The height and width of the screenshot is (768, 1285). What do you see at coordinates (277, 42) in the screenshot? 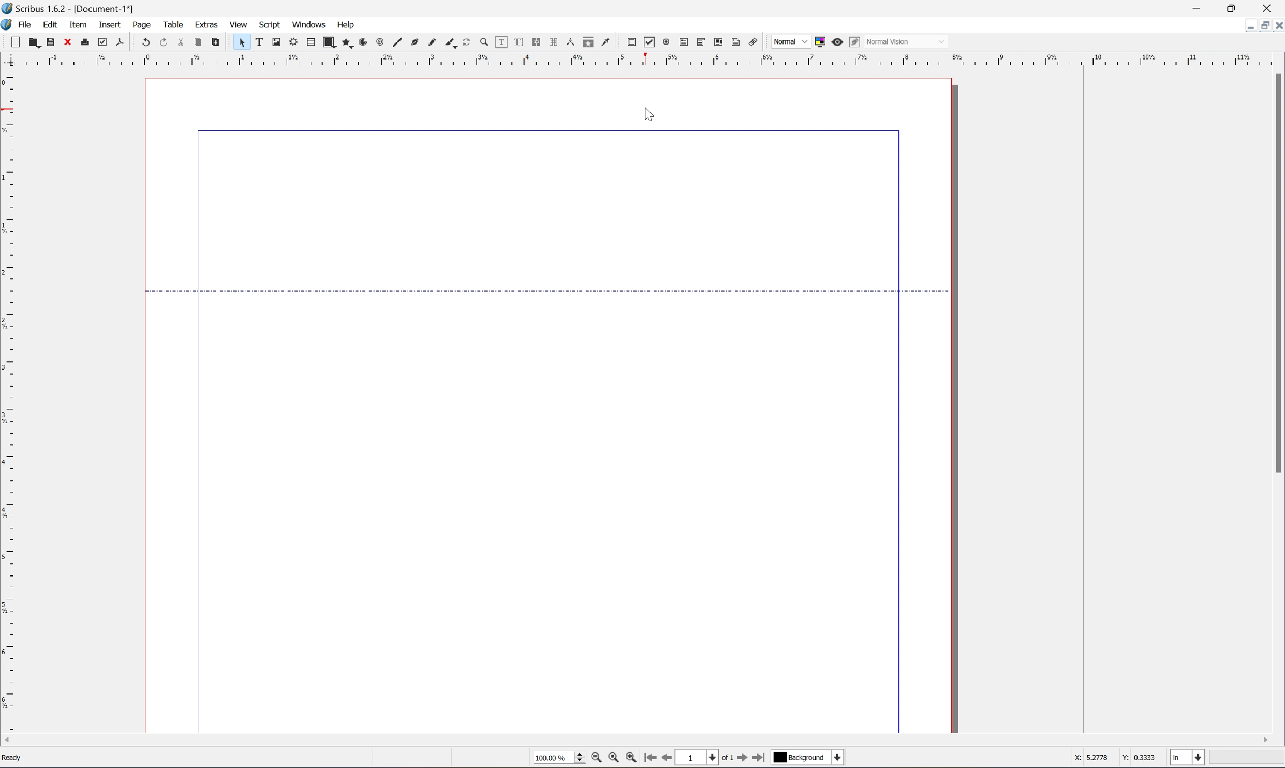
I see `image frame` at bounding box center [277, 42].